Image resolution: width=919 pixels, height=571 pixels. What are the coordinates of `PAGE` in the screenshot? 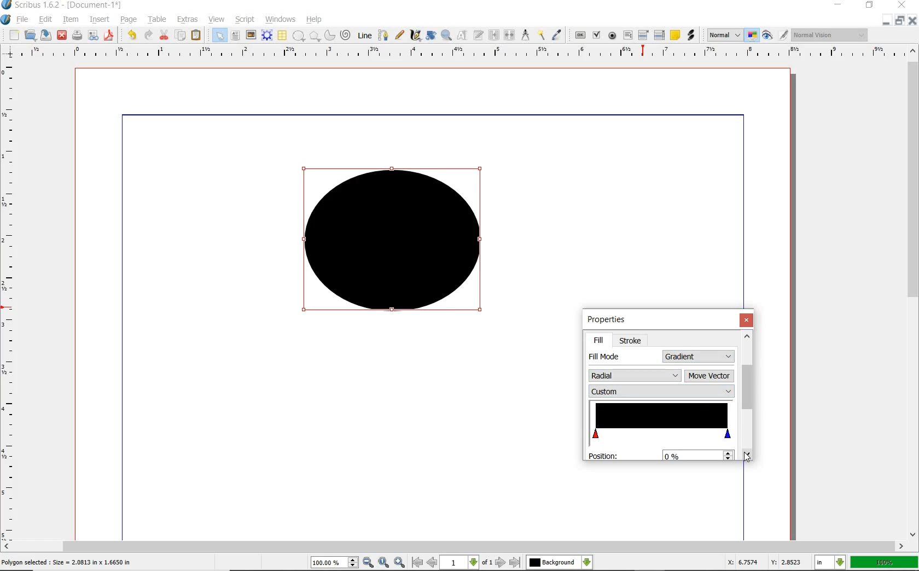 It's located at (127, 20).